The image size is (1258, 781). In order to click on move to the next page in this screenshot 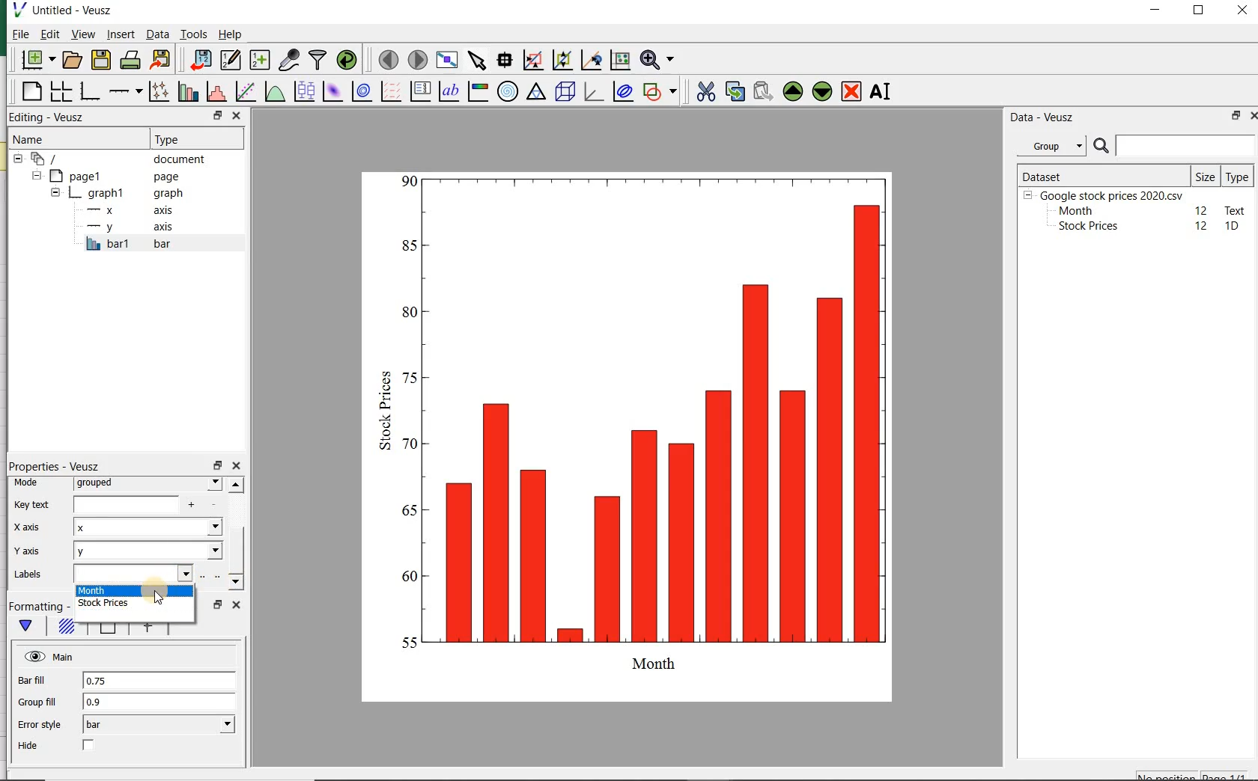, I will do `click(418, 61)`.